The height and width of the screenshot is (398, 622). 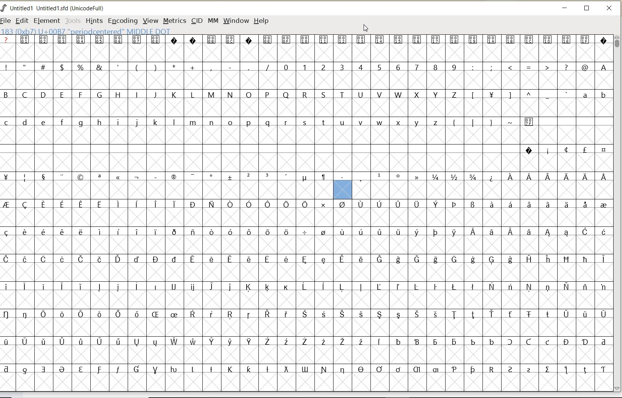 What do you see at coordinates (502, 125) in the screenshot?
I see `special characters` at bounding box center [502, 125].